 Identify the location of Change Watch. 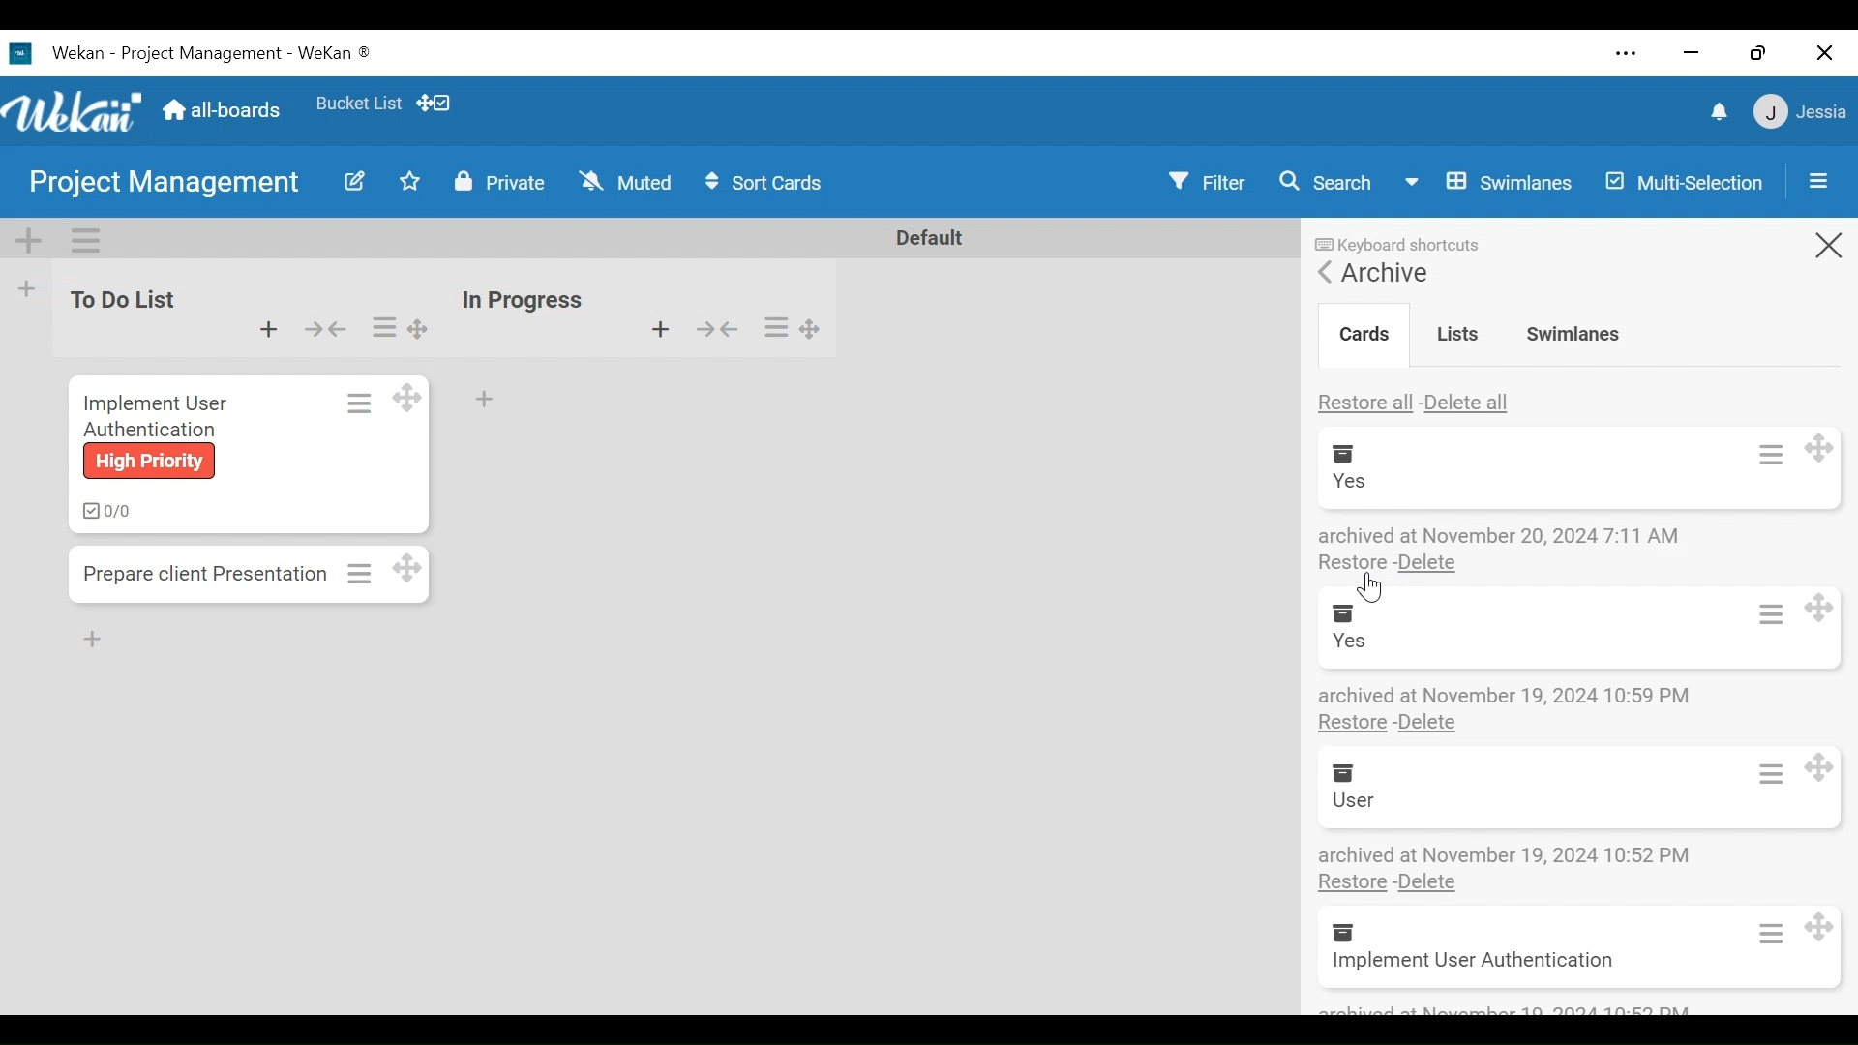
(626, 180).